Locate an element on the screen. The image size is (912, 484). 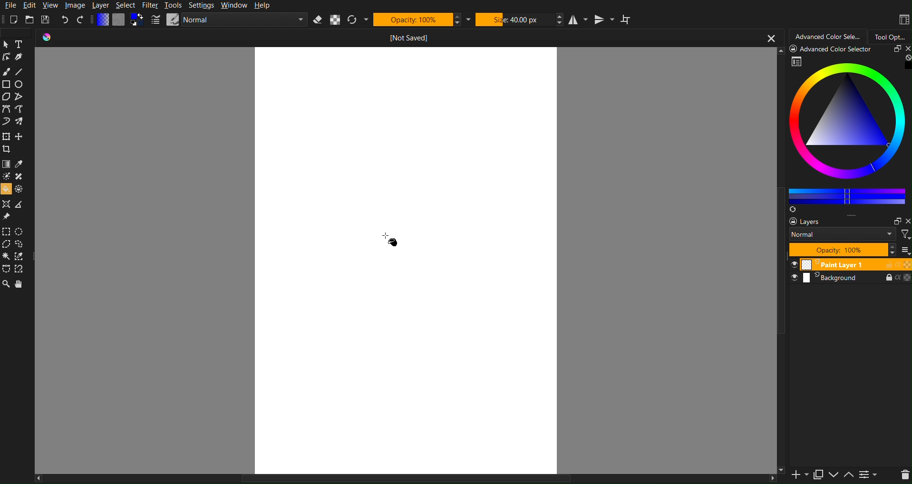
background is located at coordinates (824, 279).